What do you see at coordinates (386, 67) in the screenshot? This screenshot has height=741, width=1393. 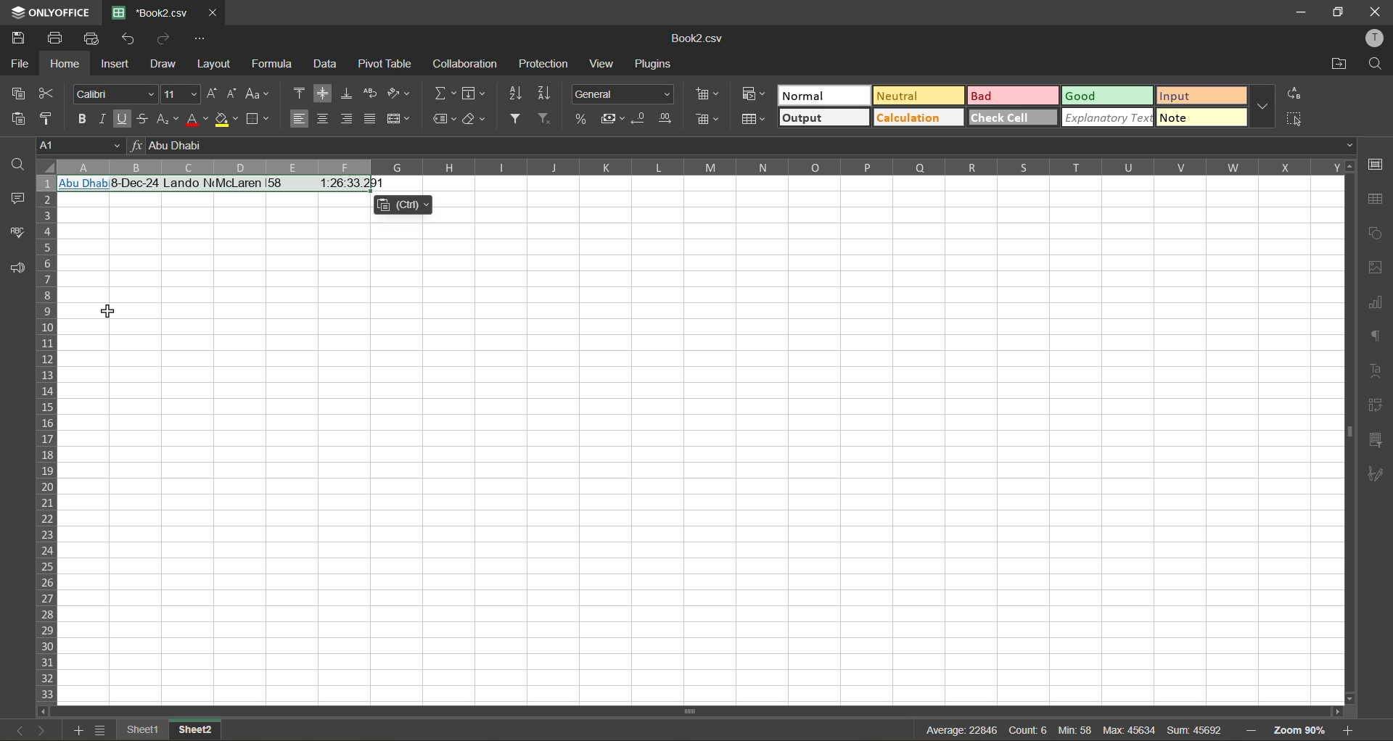 I see `pivot table` at bounding box center [386, 67].